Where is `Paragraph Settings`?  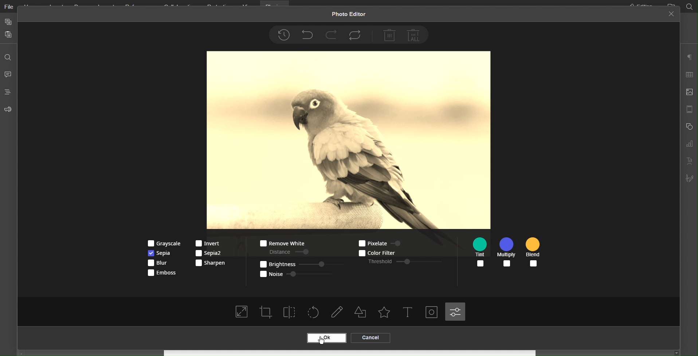 Paragraph Settings is located at coordinates (689, 58).